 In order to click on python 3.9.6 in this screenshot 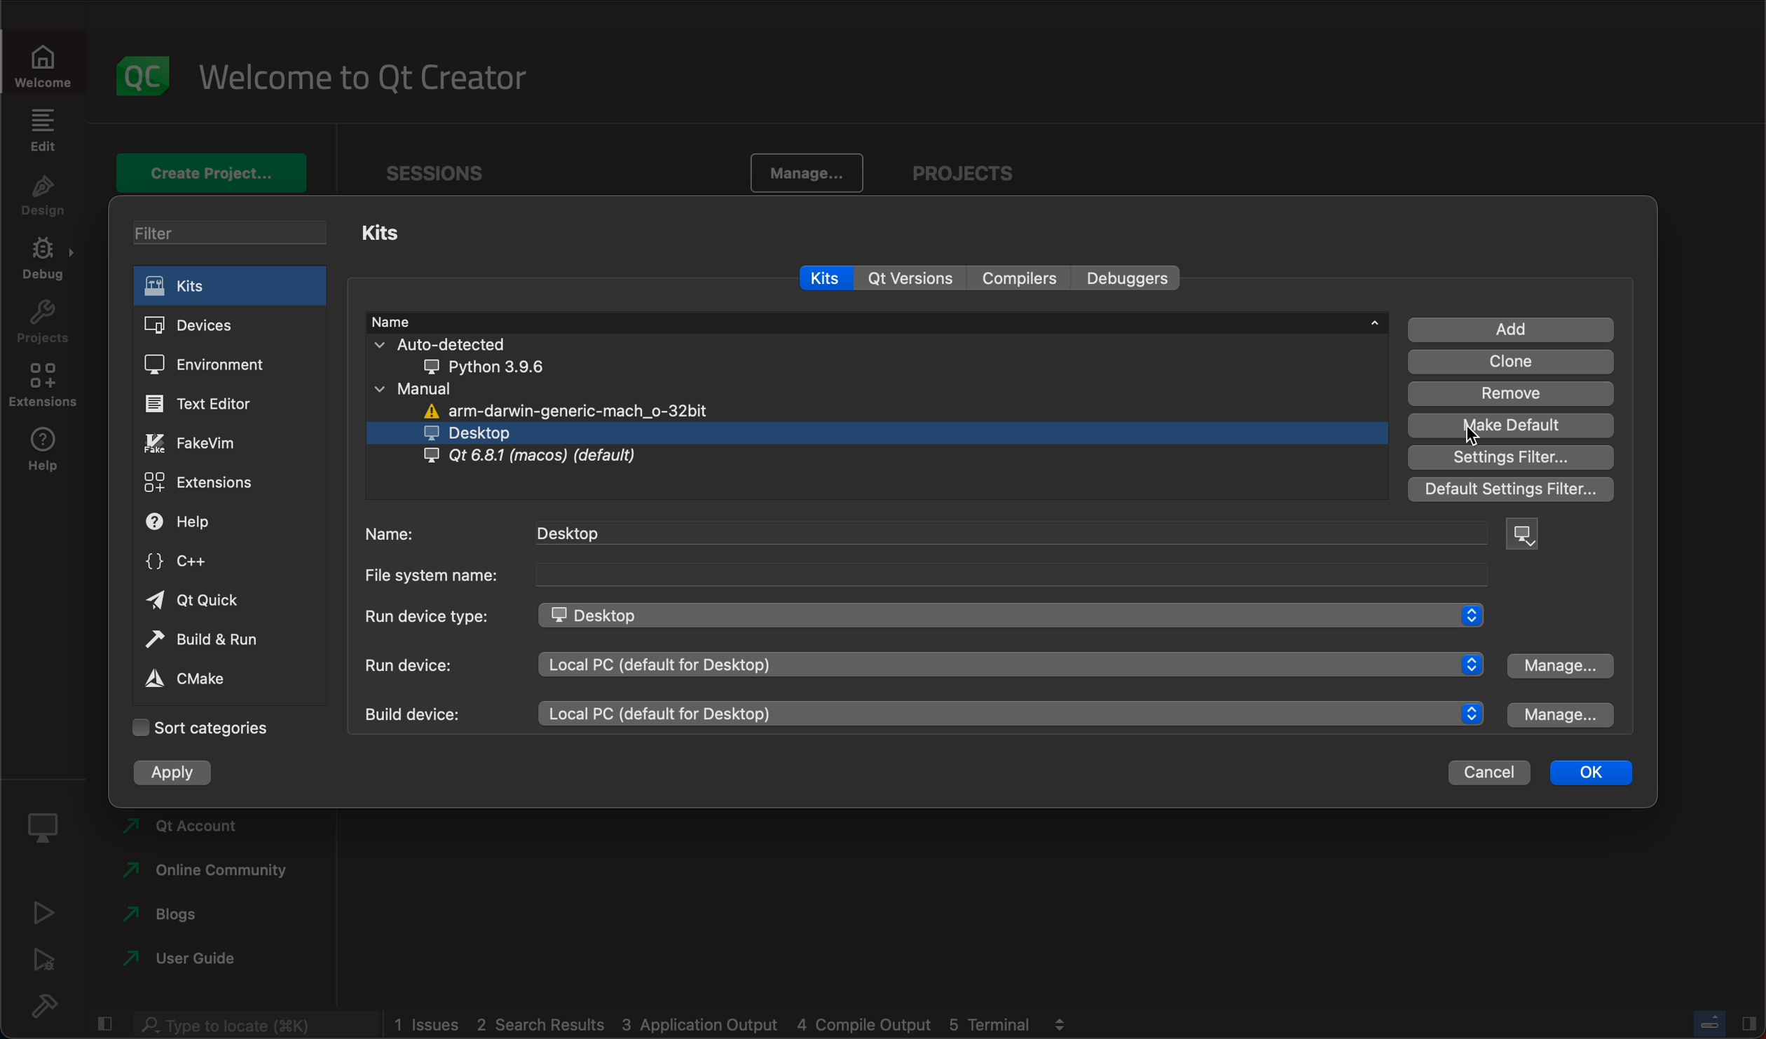, I will do `click(521, 367)`.